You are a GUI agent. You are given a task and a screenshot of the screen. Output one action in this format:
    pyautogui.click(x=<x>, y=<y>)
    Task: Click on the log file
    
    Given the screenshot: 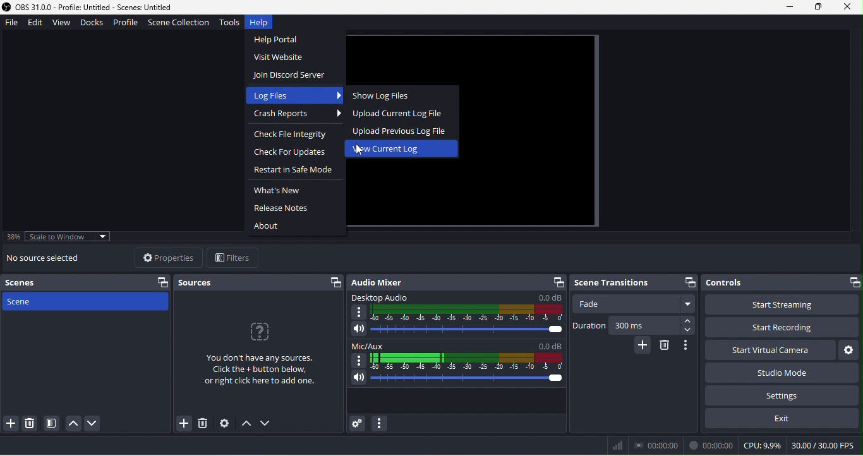 What is the action you would take?
    pyautogui.click(x=293, y=95)
    